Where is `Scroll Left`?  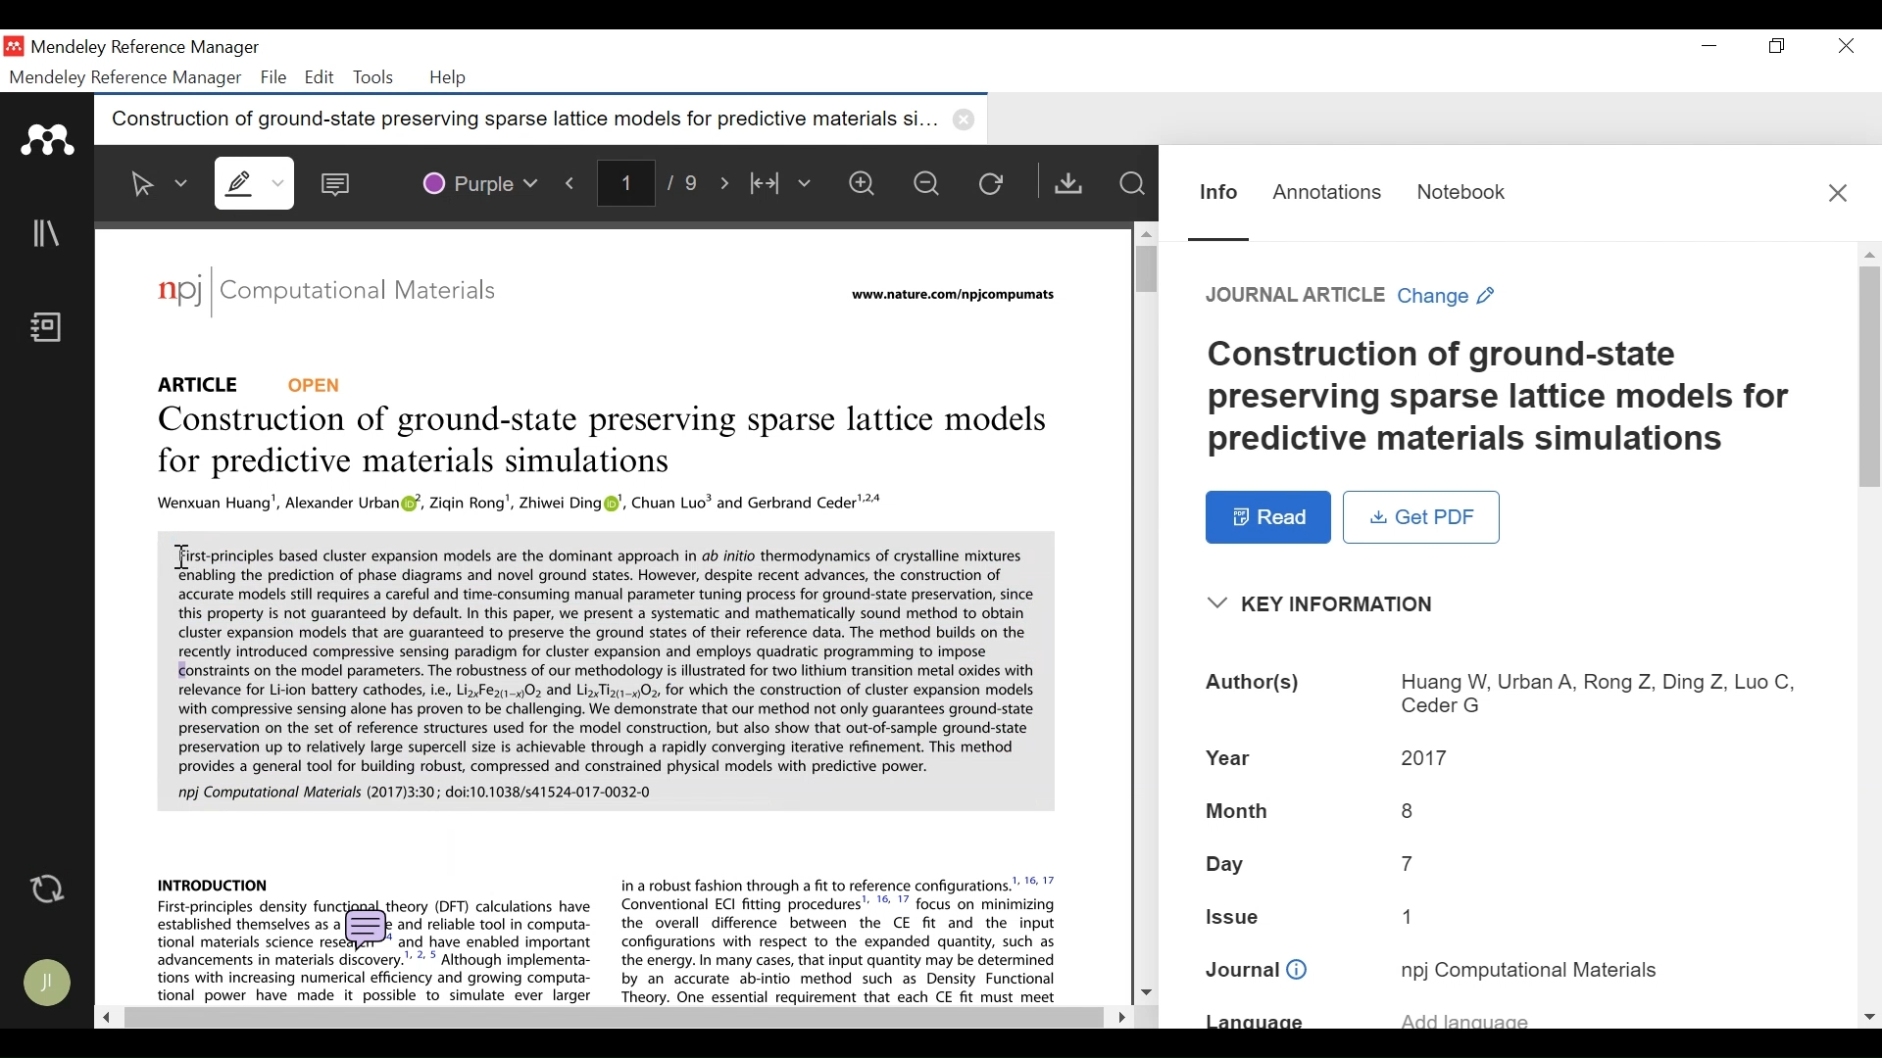
Scroll Left is located at coordinates (104, 1016).